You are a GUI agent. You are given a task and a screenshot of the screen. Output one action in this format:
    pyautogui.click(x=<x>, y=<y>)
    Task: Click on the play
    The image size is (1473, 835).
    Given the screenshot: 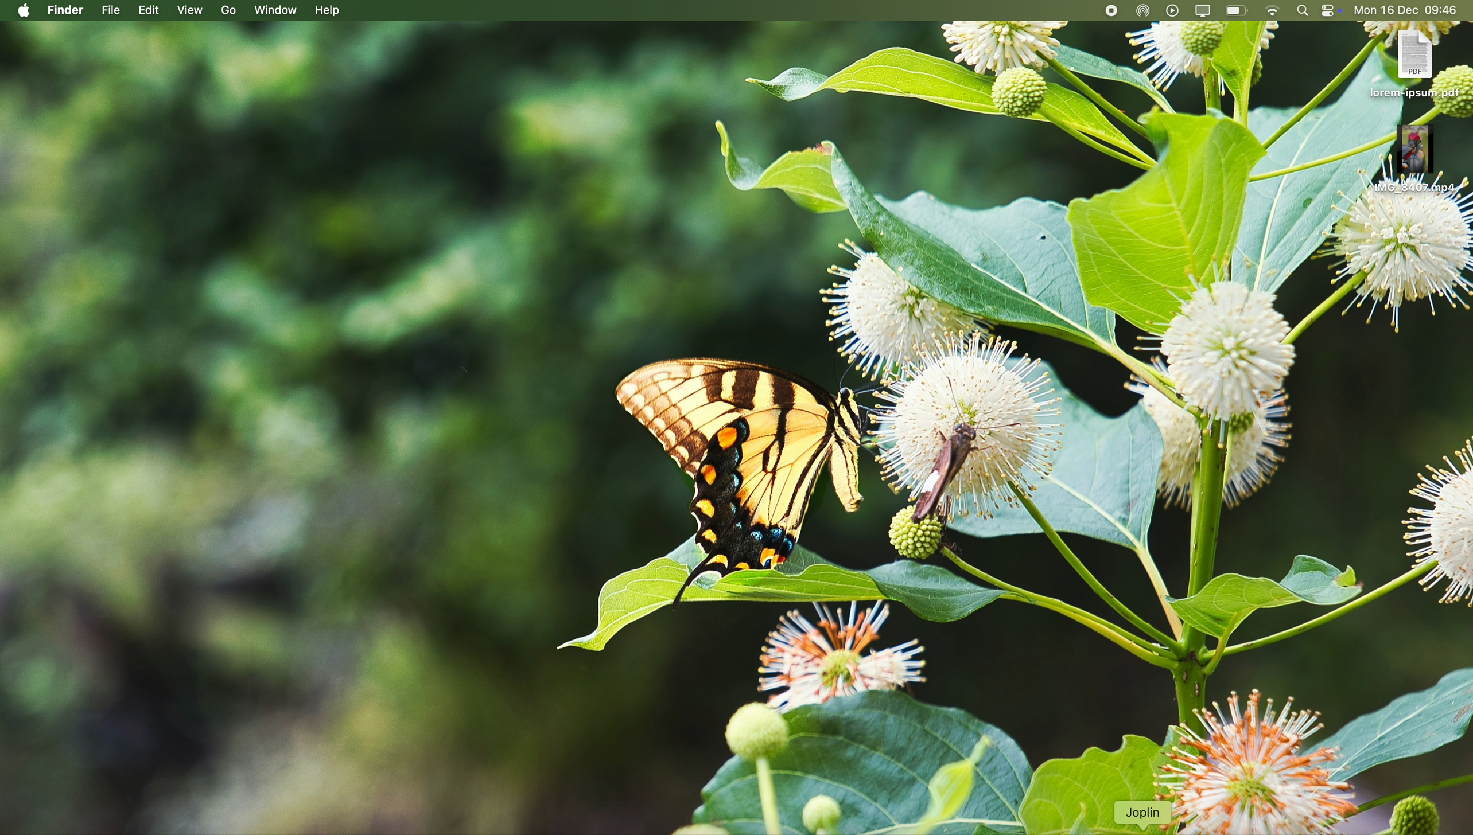 What is the action you would take?
    pyautogui.click(x=1173, y=10)
    